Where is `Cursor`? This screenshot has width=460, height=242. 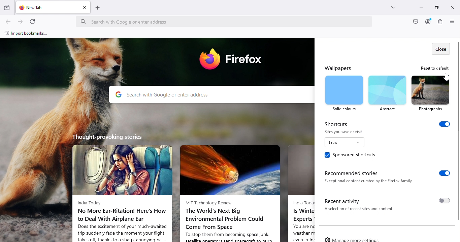 Cursor is located at coordinates (446, 79).